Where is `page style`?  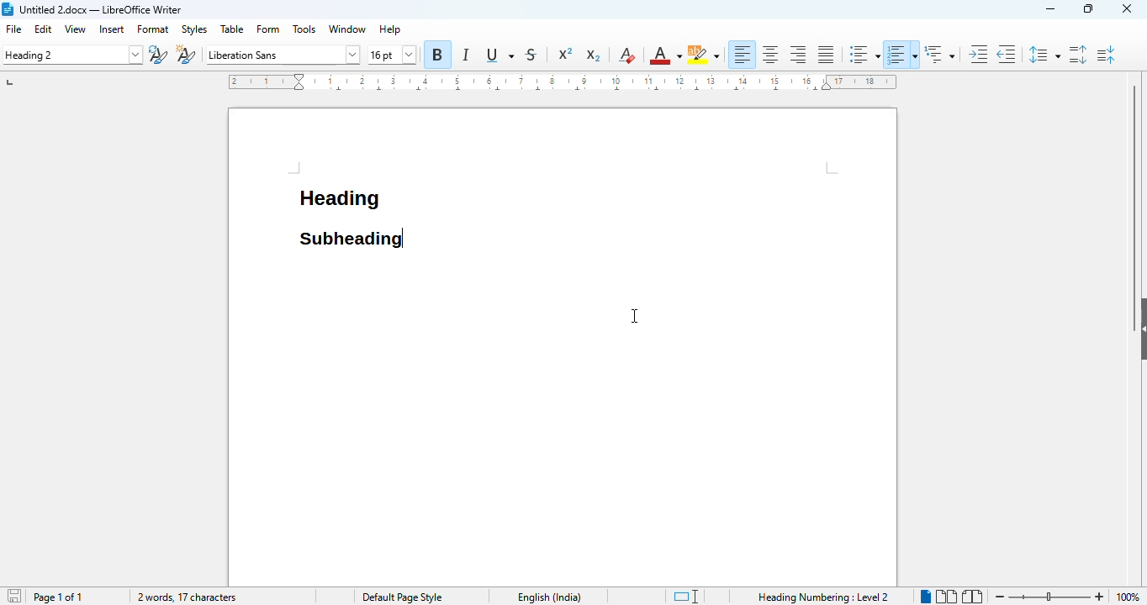 page style is located at coordinates (403, 597).